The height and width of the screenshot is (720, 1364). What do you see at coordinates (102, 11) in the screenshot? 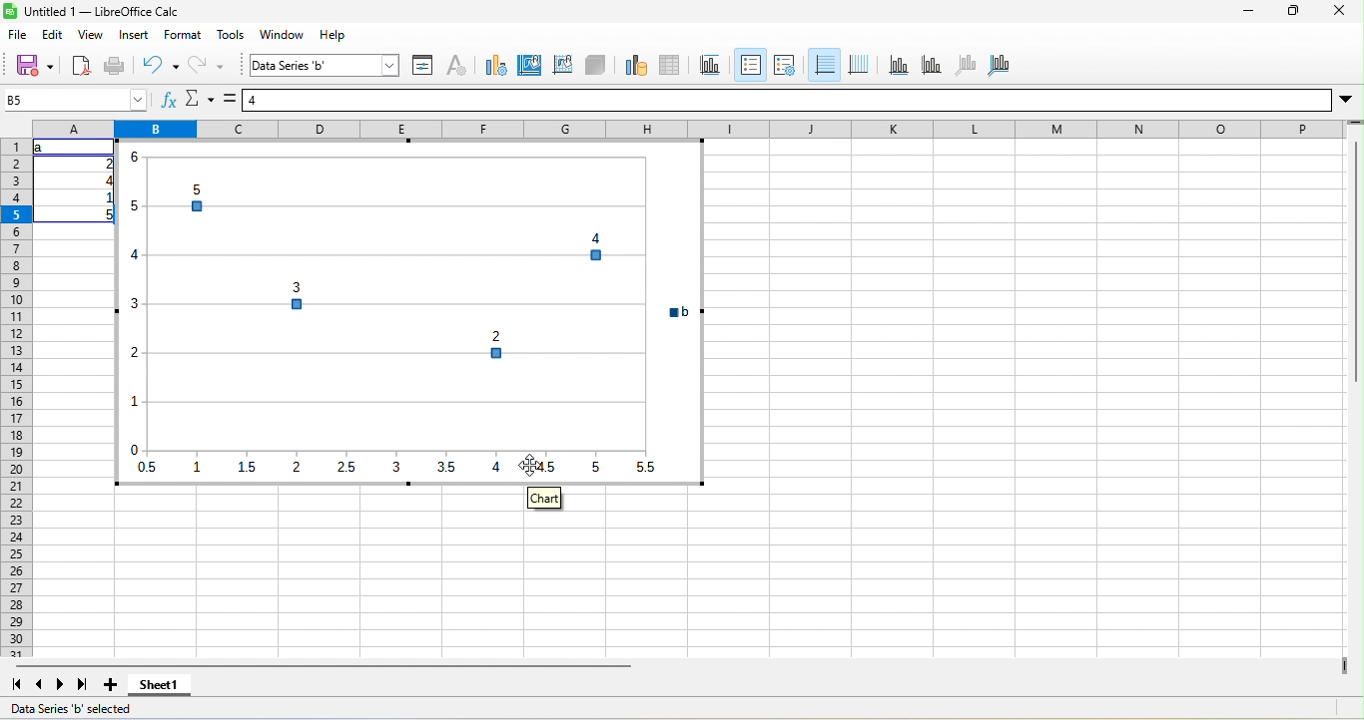
I see `Untitled 1 — LibreOffice Calc` at bounding box center [102, 11].